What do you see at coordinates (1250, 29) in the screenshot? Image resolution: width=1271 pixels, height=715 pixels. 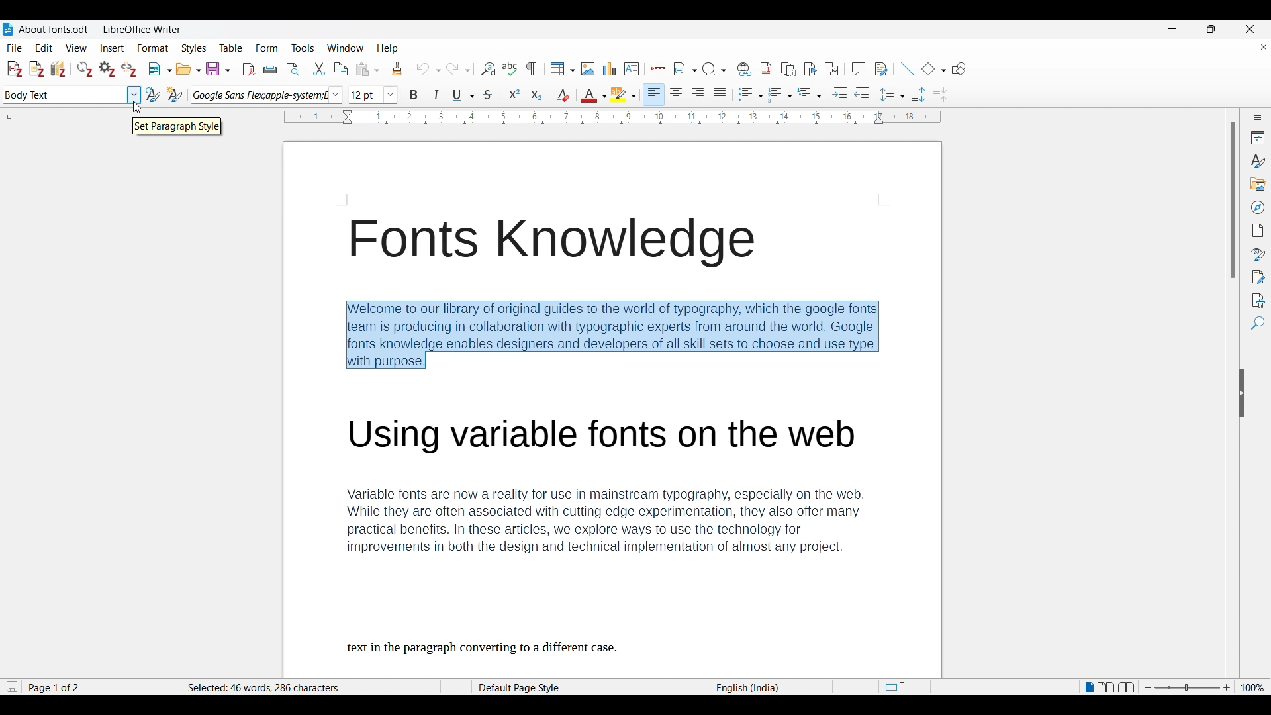 I see `Close interface` at bounding box center [1250, 29].